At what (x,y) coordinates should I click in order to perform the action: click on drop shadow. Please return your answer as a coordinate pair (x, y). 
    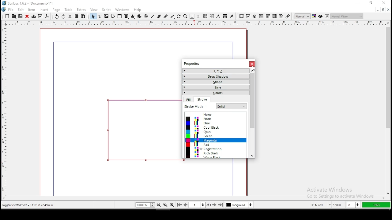
    Looking at the image, I should click on (215, 76).